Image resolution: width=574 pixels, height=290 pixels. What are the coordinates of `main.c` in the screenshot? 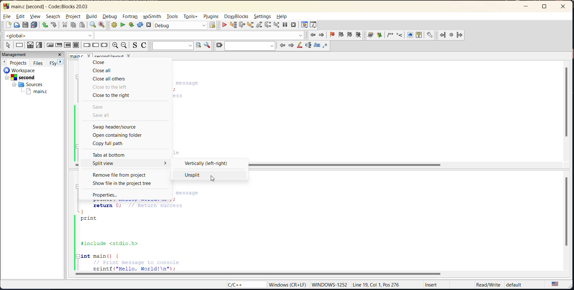 It's located at (35, 91).